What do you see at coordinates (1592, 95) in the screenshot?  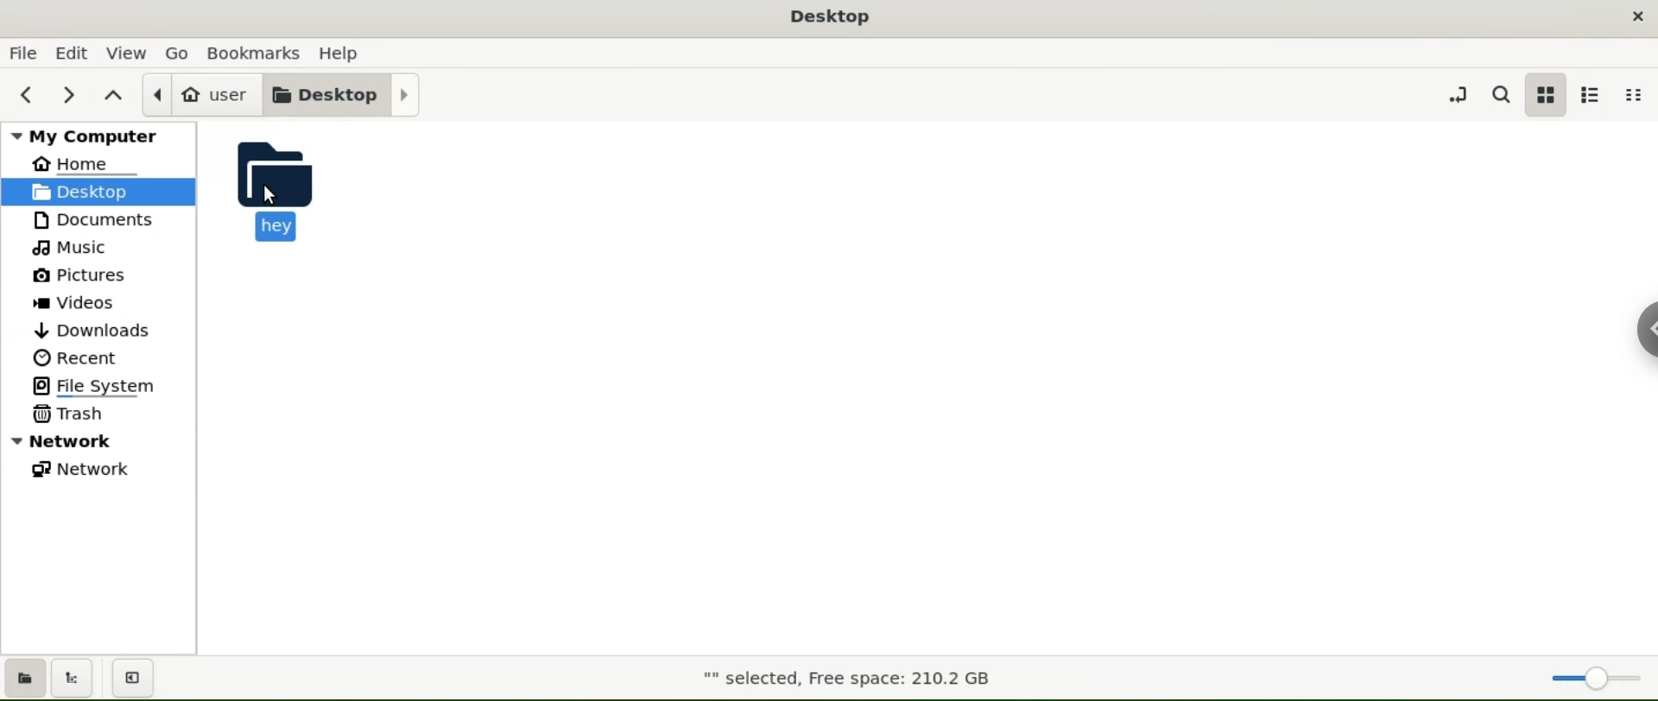 I see `list view` at bounding box center [1592, 95].